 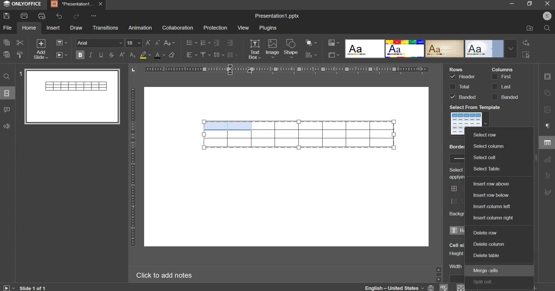 What do you see at coordinates (24, 4) in the screenshot?
I see `ONLYOFFICE ` at bounding box center [24, 4].